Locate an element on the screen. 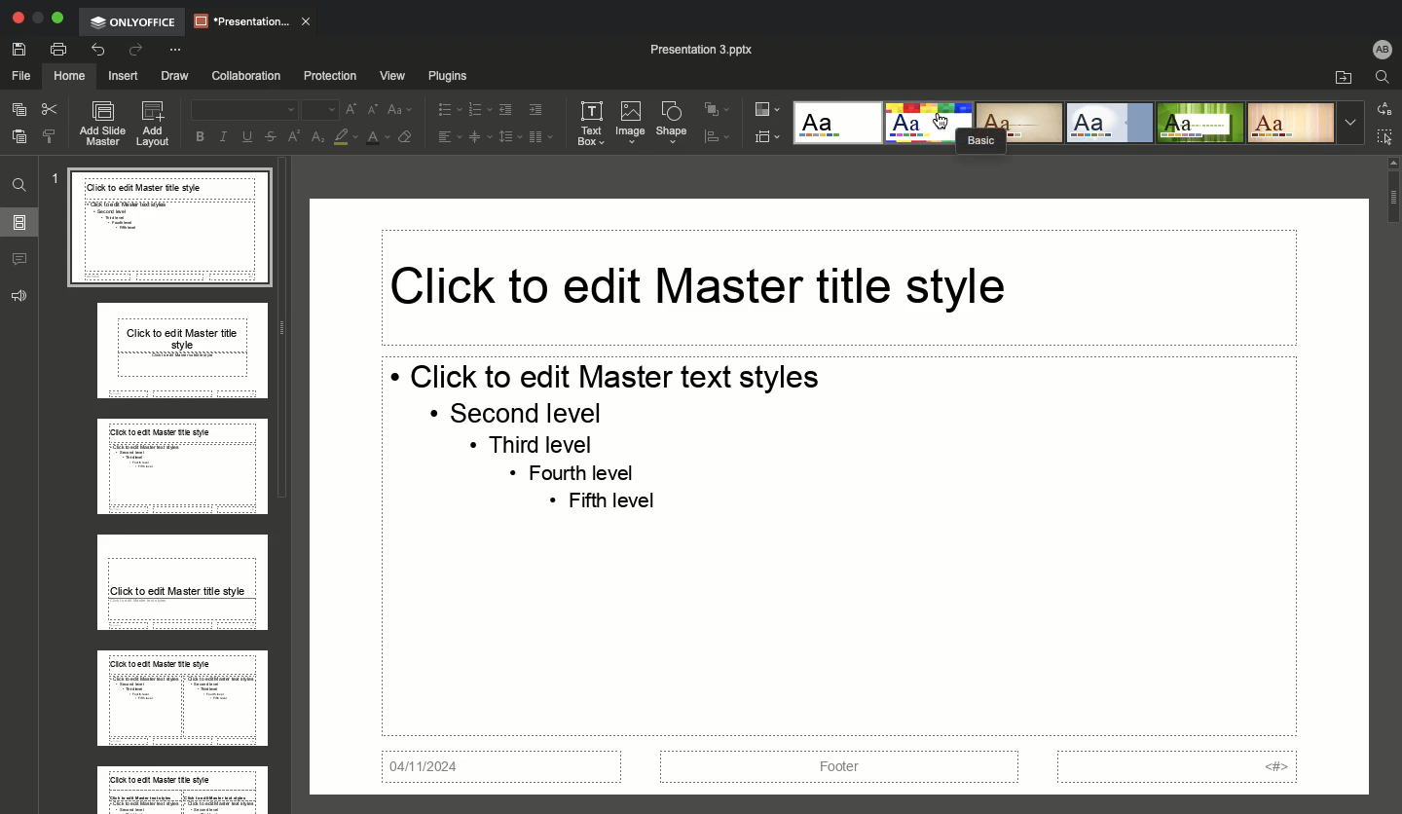 This screenshot has width=1402, height=814. Insert is located at coordinates (123, 74).